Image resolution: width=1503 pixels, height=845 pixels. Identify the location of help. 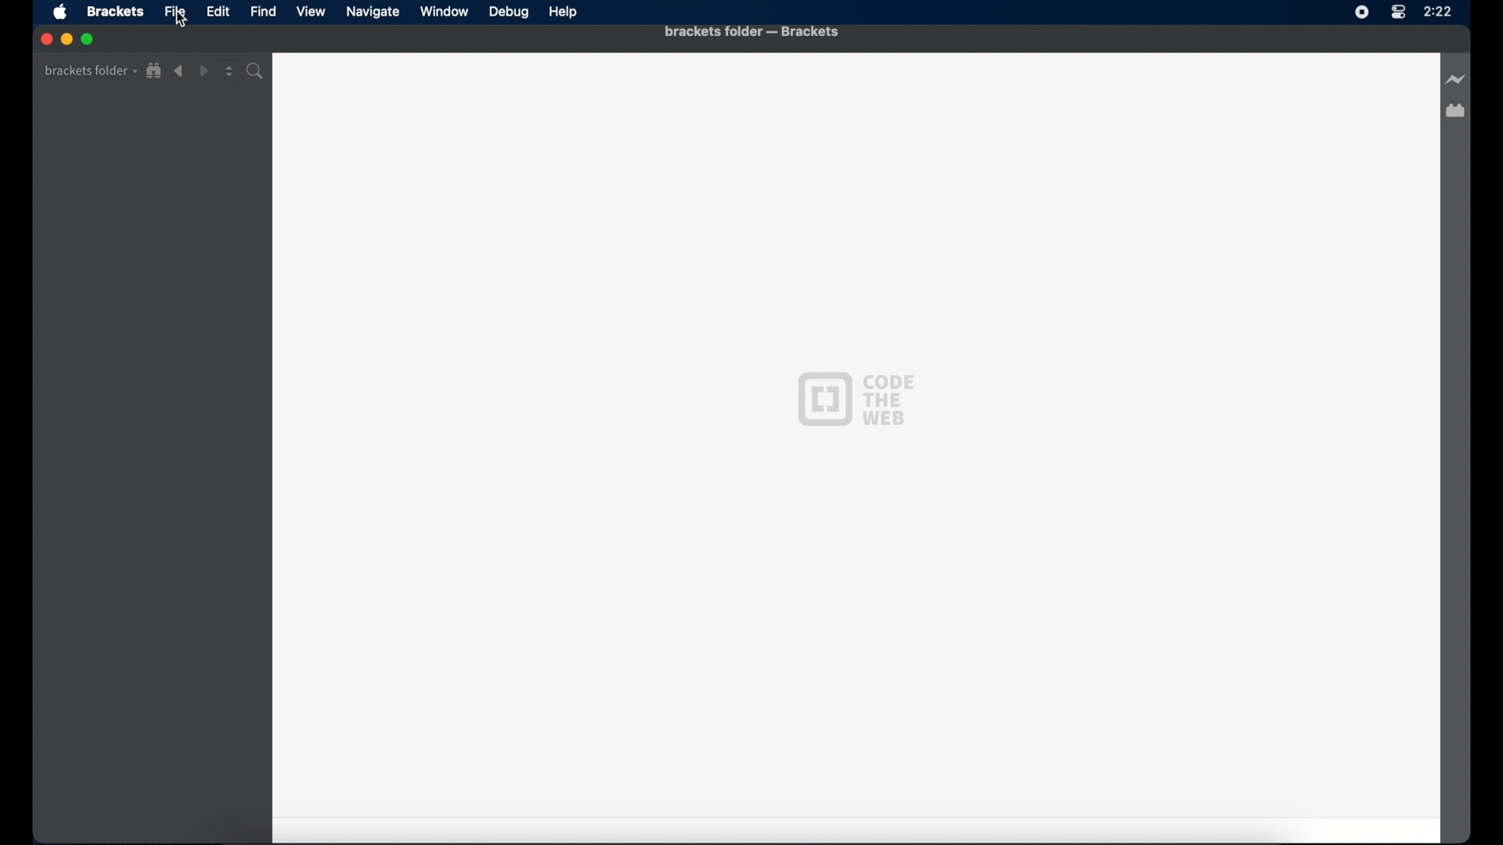
(564, 13).